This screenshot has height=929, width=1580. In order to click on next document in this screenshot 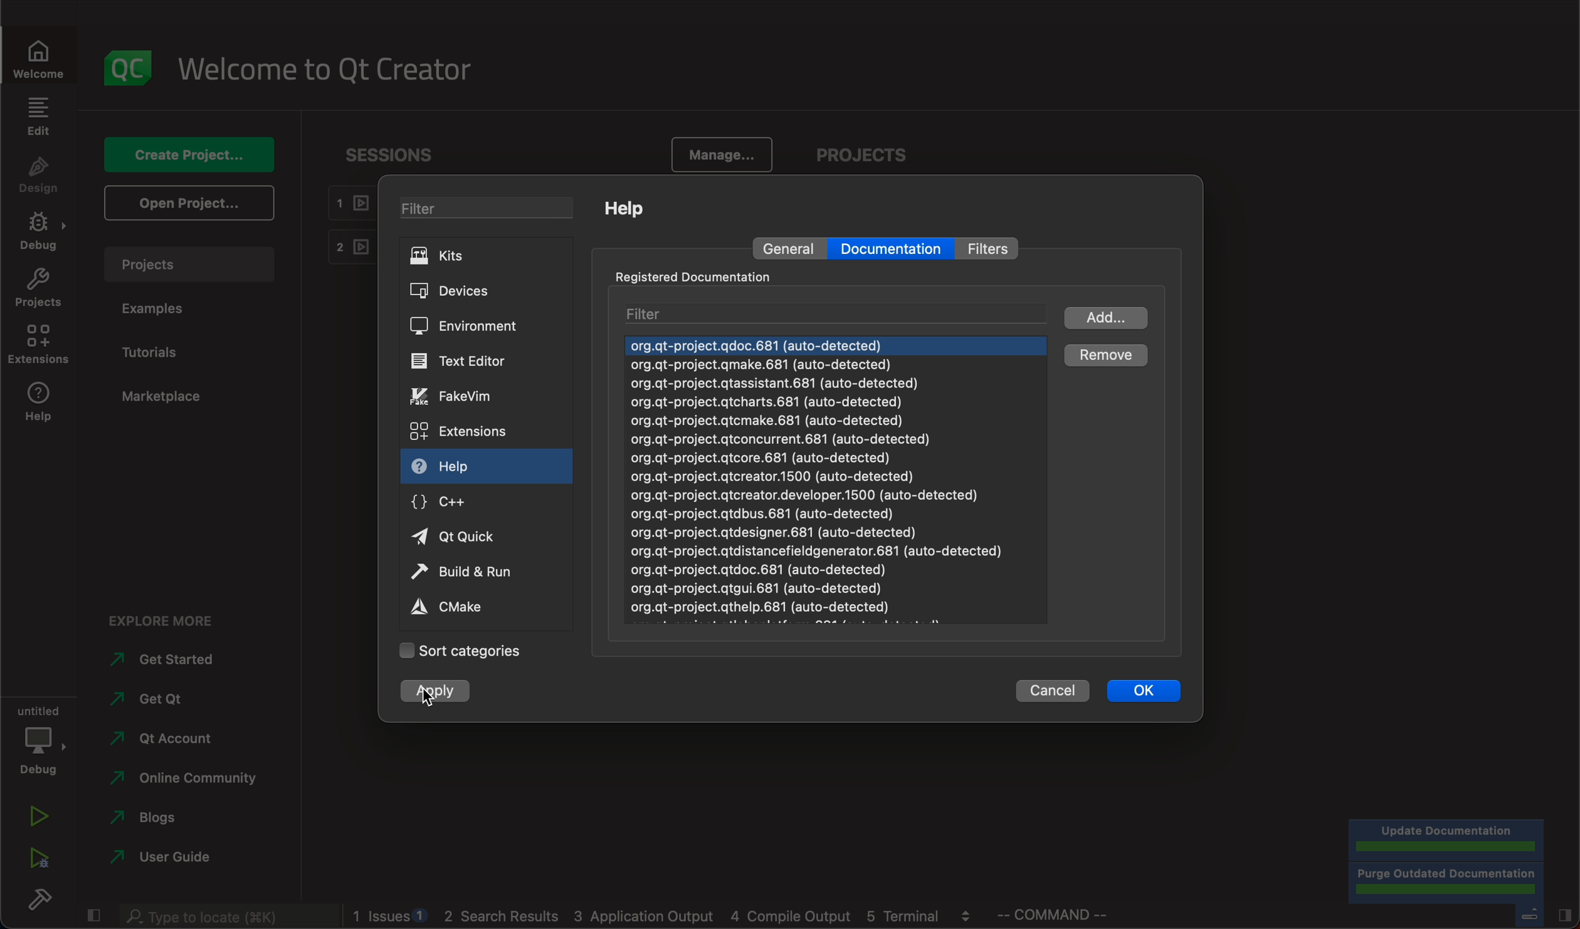, I will do `click(838, 347)`.